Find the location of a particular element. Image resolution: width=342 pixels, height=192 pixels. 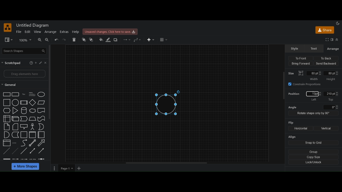

autosize is located at coordinates (301, 73).